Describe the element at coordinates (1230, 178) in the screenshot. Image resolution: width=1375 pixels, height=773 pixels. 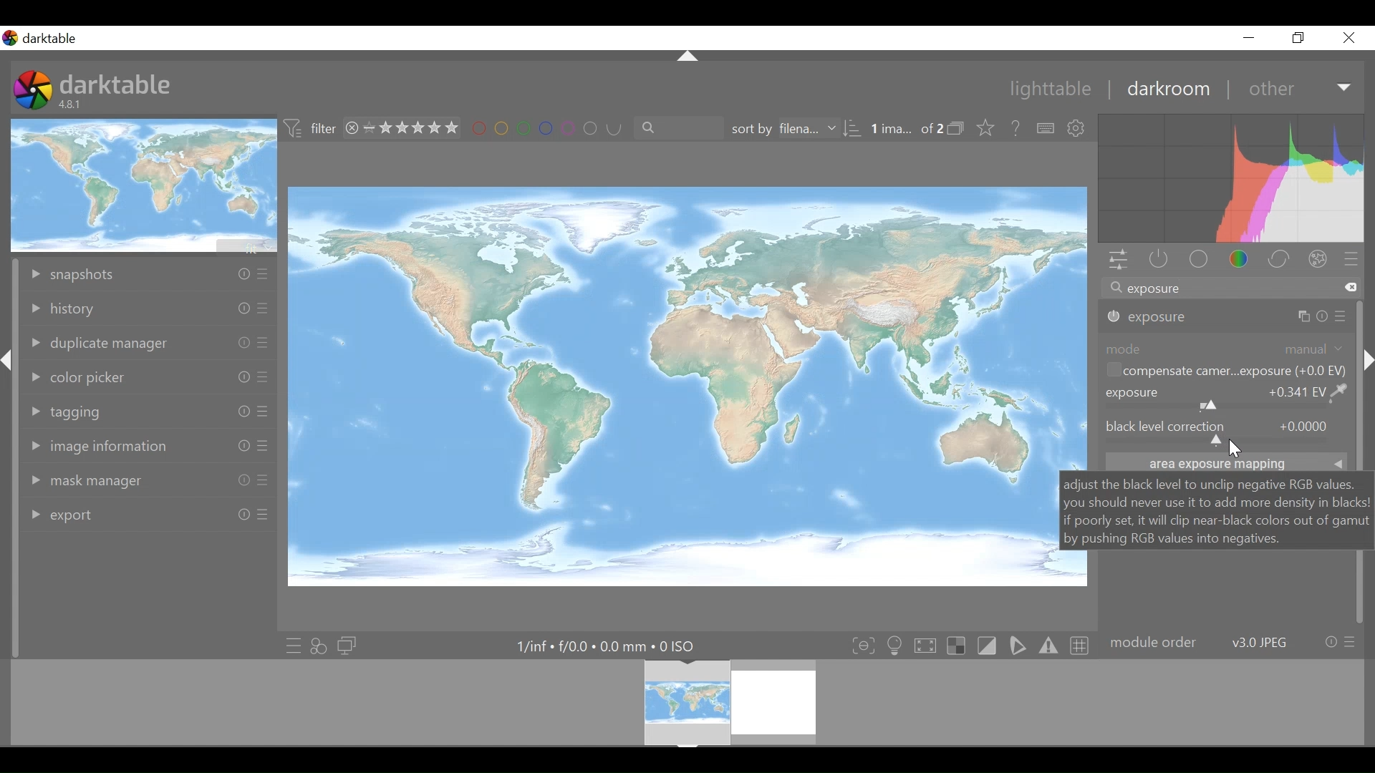
I see `histogram` at that location.